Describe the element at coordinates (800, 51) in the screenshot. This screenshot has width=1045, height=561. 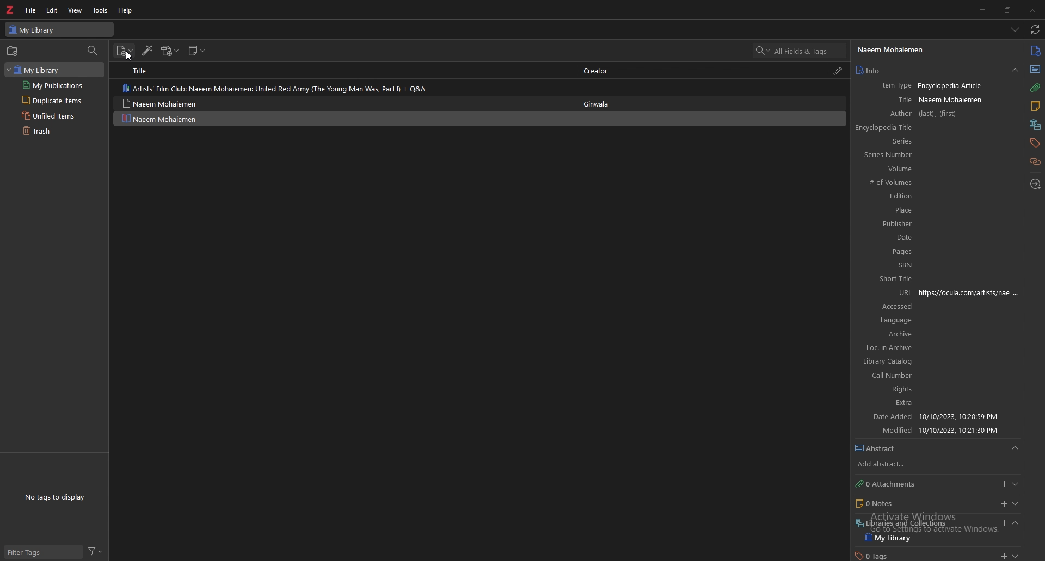
I see `search bar` at that location.